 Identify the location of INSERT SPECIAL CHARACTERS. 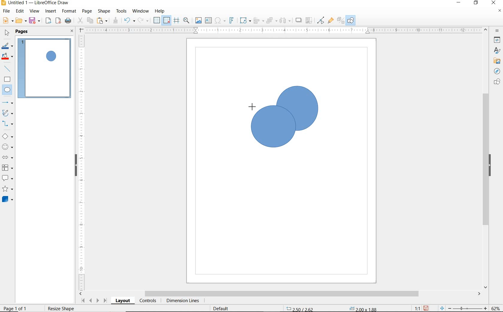
(219, 21).